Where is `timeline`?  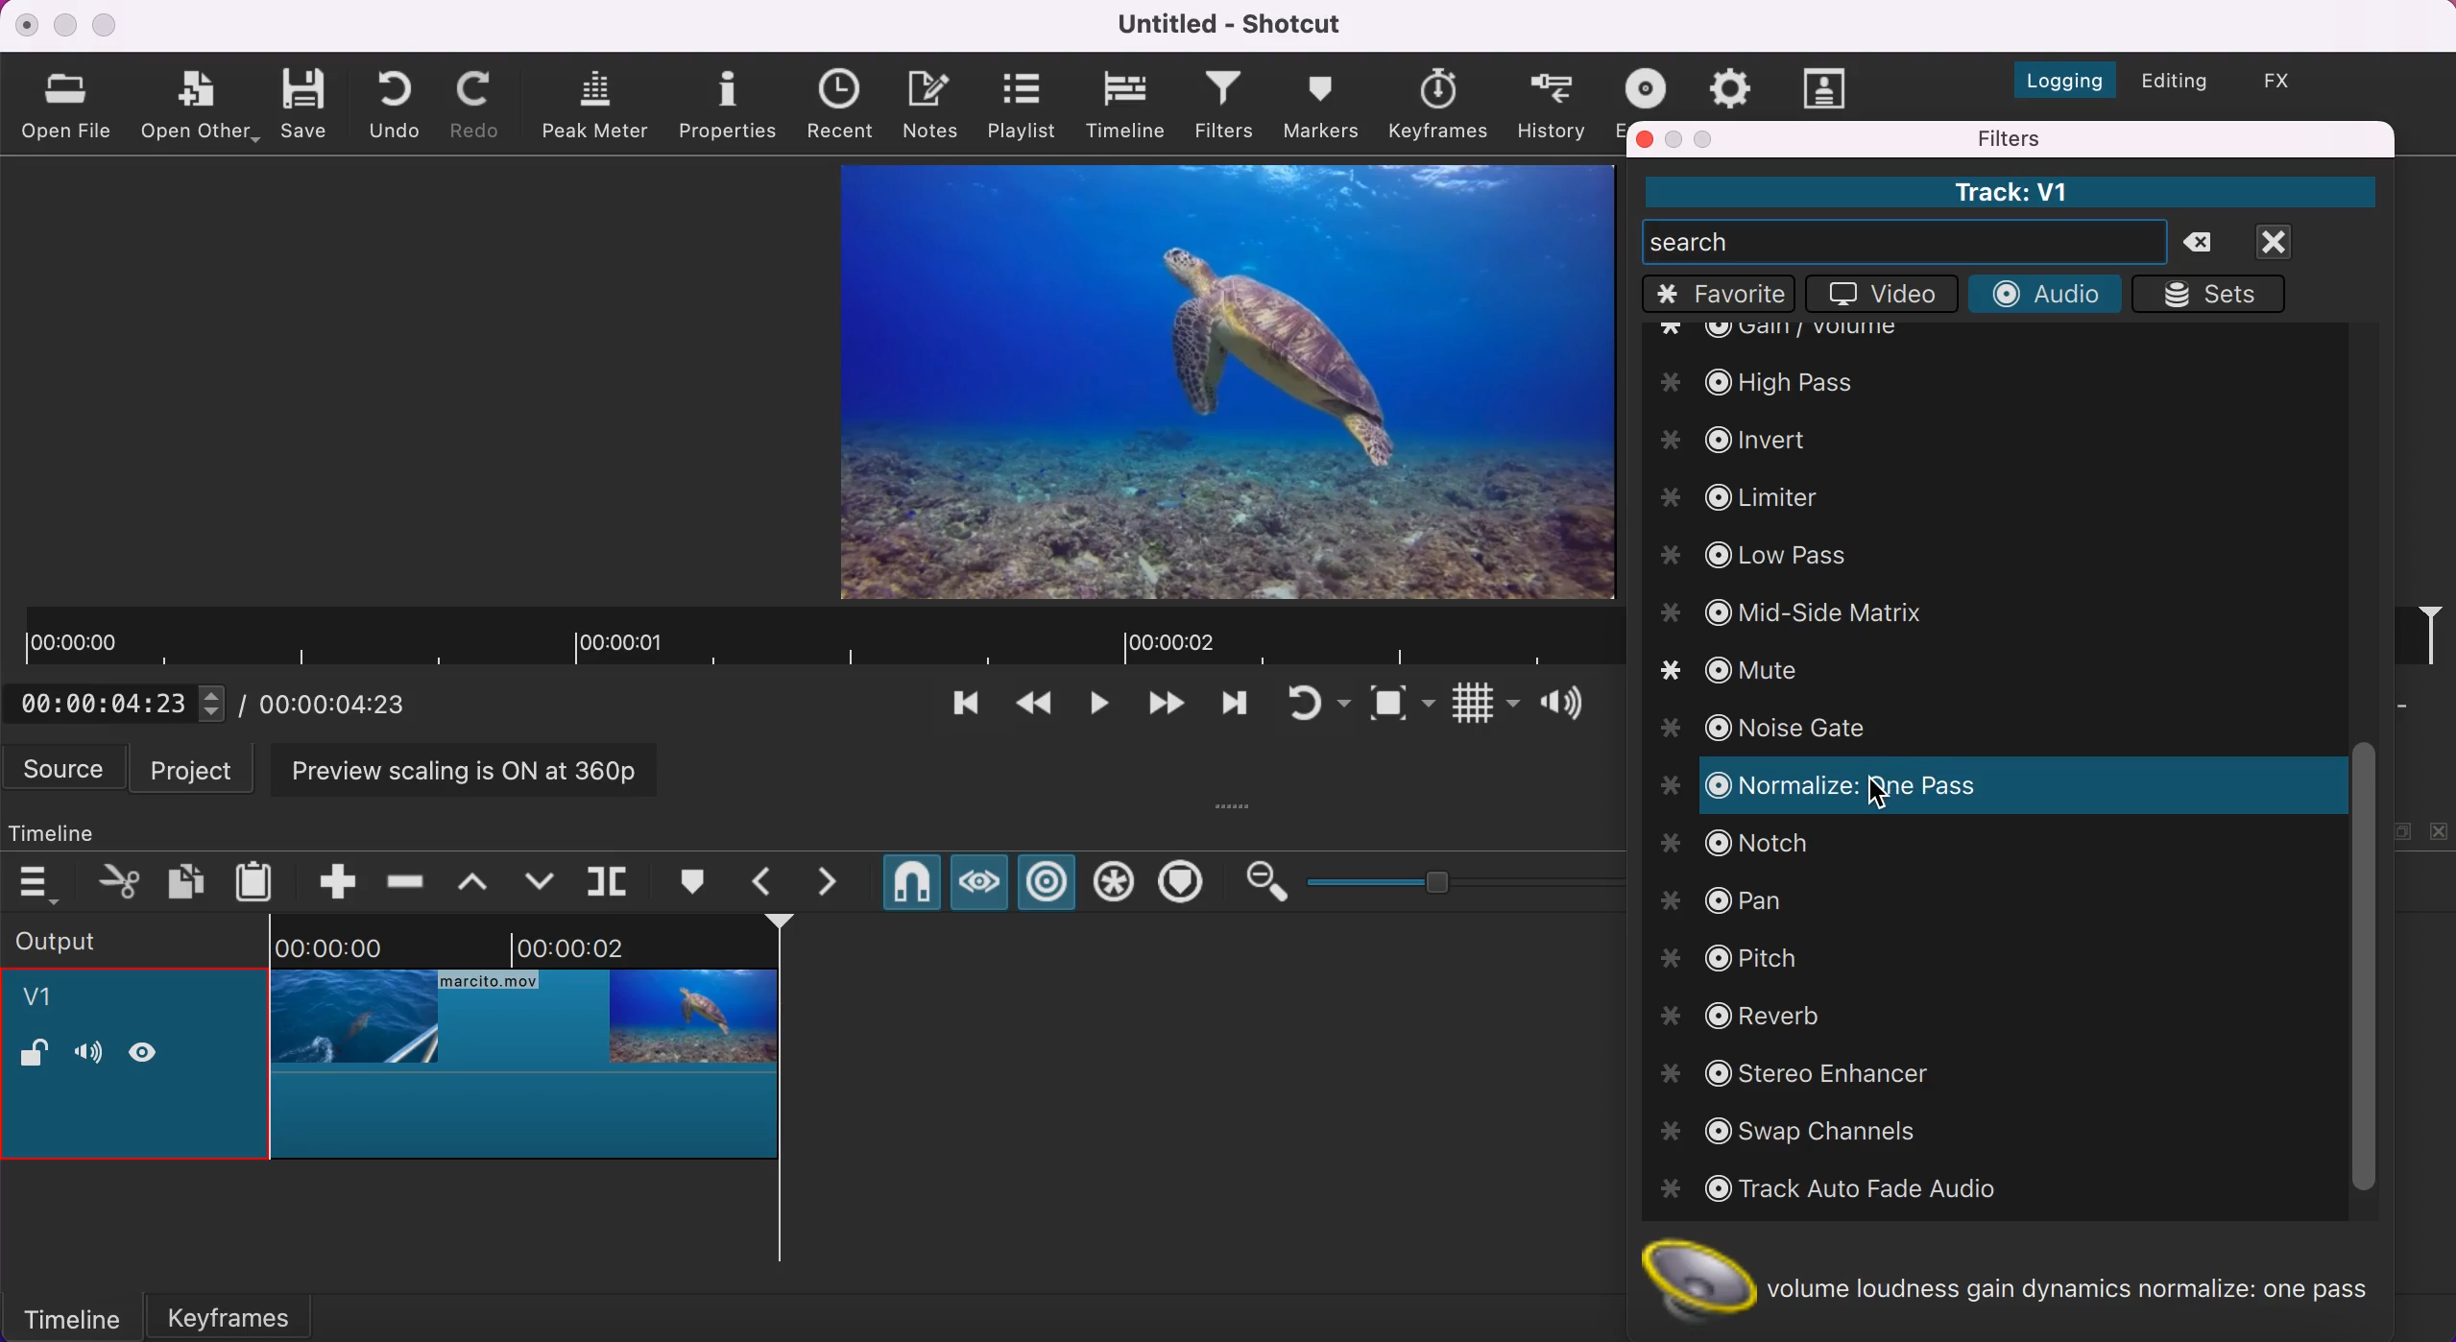 timeline is located at coordinates (71, 1316).